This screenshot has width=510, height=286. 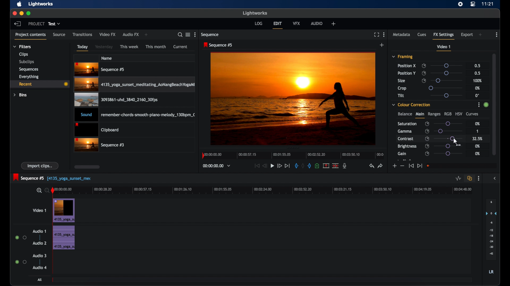 I want to click on full screen, so click(x=376, y=35).